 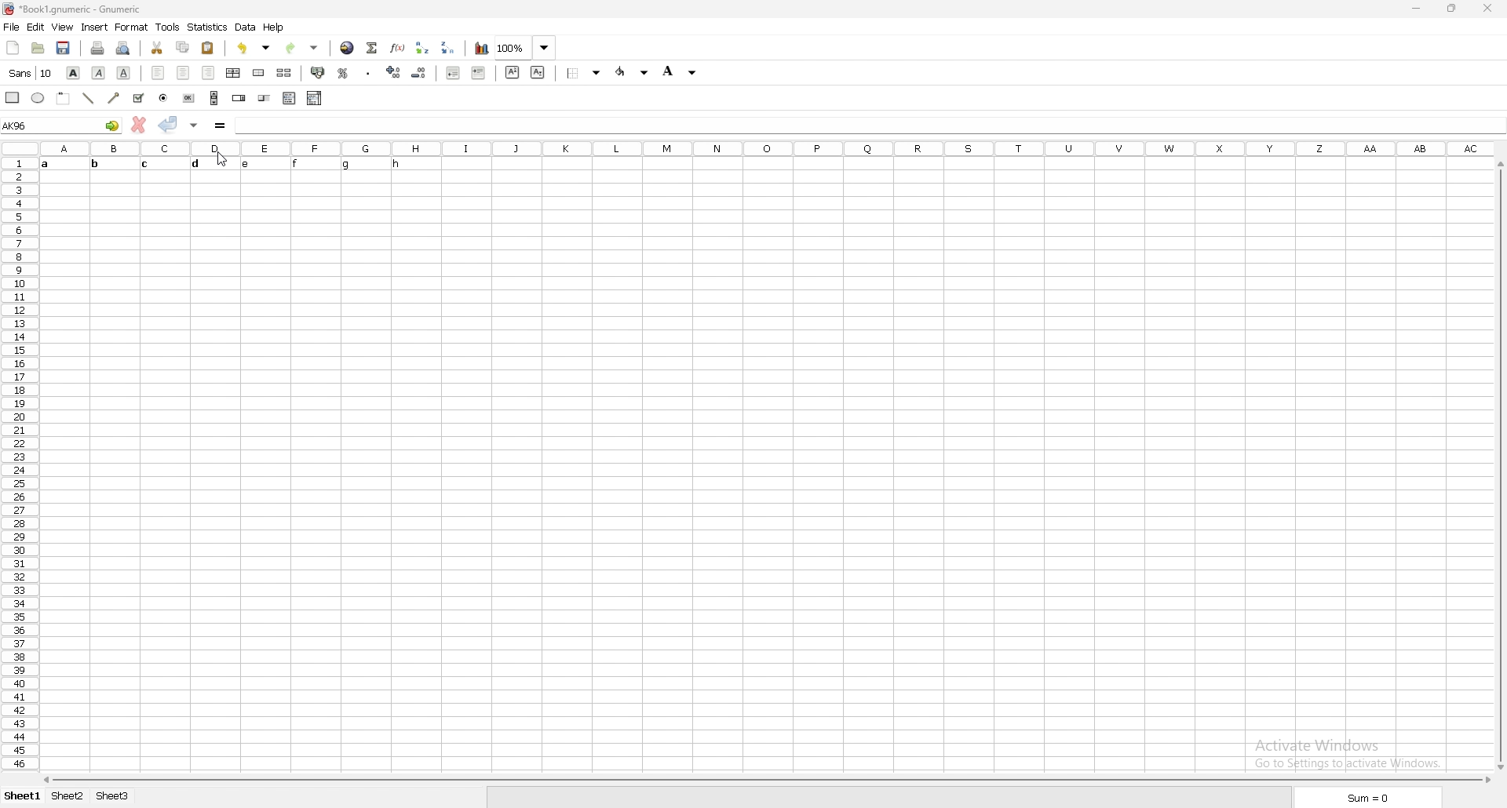 What do you see at coordinates (633, 71) in the screenshot?
I see `foreground` at bounding box center [633, 71].